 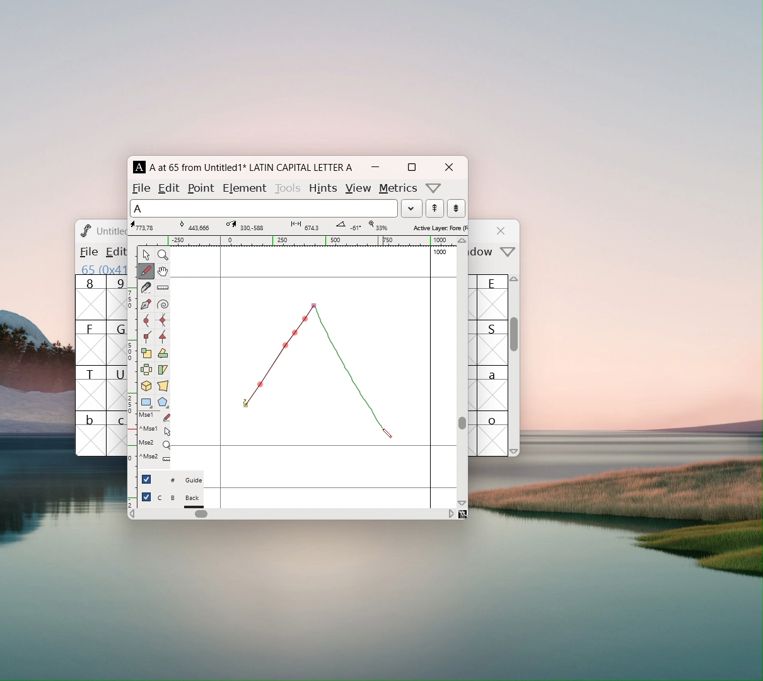 I want to click on scroll by hand , so click(x=163, y=272).